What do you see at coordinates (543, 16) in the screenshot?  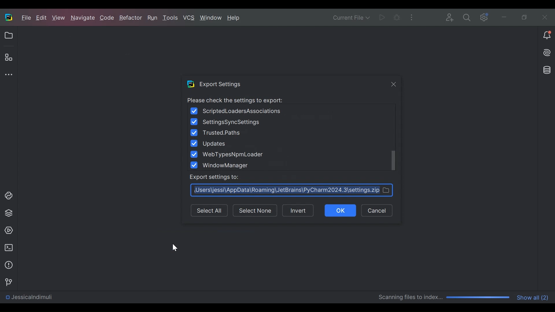 I see `Close` at bounding box center [543, 16].